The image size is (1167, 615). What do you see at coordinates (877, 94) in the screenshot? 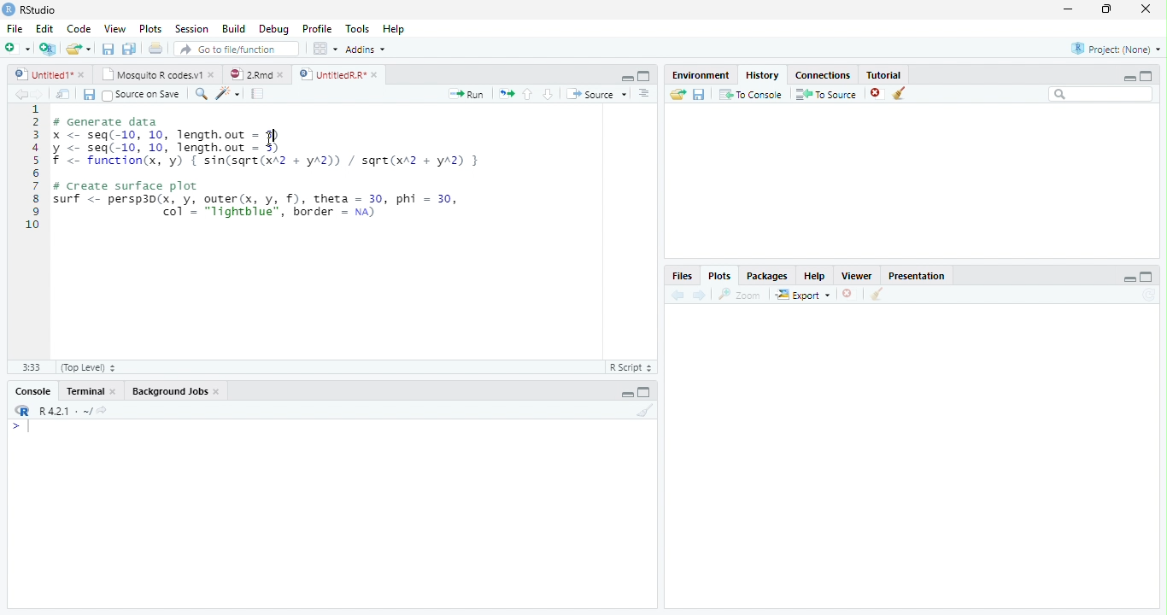
I see `Remove the selected history entries` at bounding box center [877, 94].